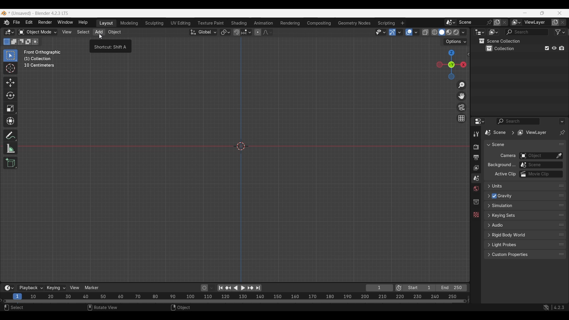  Describe the element at coordinates (10, 163) in the screenshot. I see `Add cube` at that location.